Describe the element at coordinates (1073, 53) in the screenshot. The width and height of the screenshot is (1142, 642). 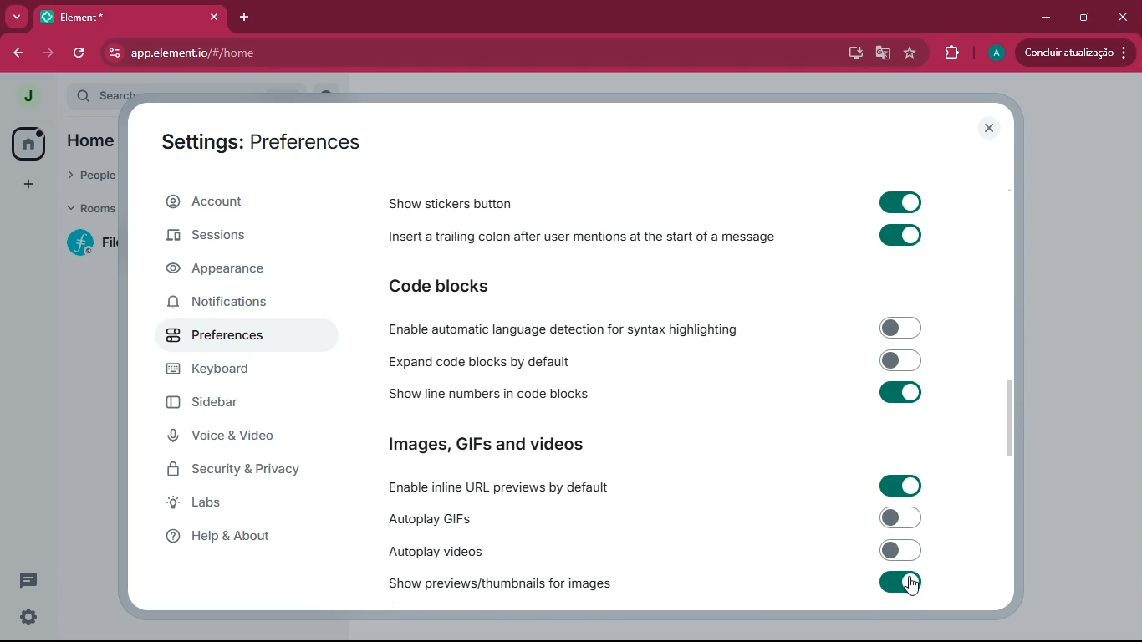
I see `Conduir atualizacado` at that location.